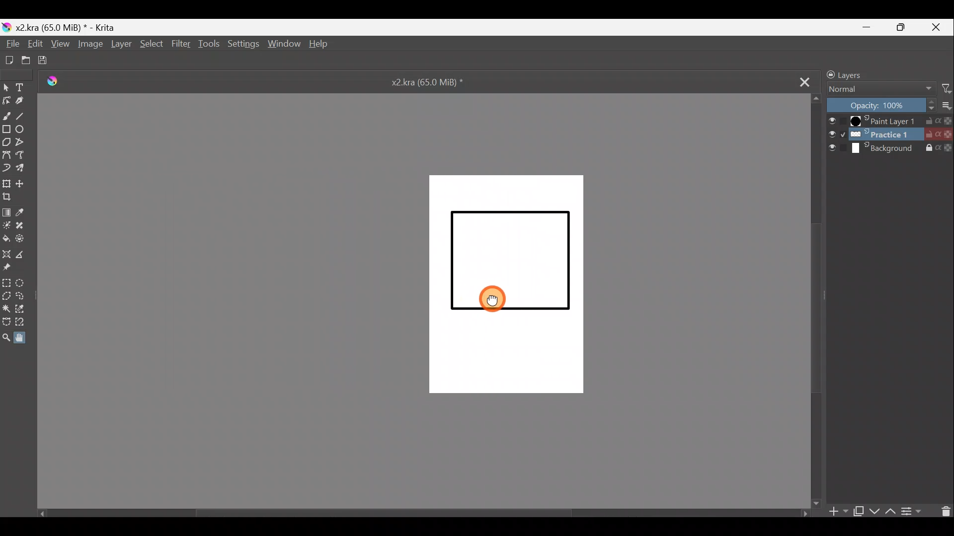 This screenshot has width=954, height=536. What do you see at coordinates (23, 168) in the screenshot?
I see `Multibrush tool` at bounding box center [23, 168].